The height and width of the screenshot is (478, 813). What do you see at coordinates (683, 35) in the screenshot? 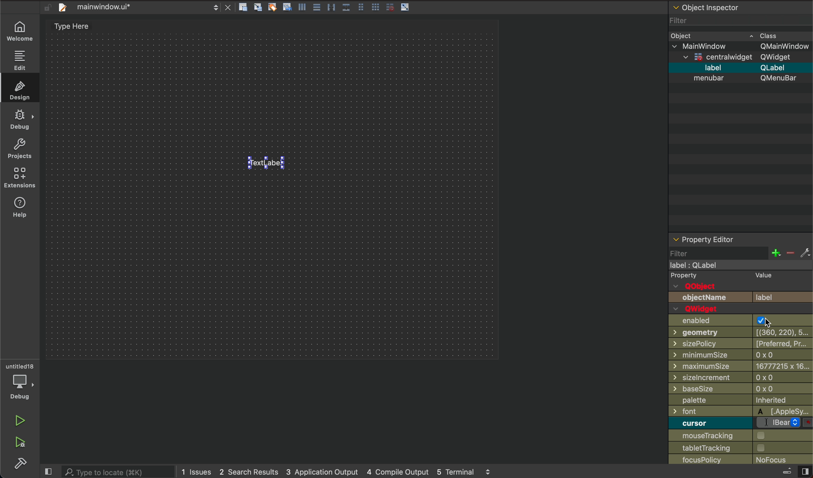
I see `Object` at bounding box center [683, 35].